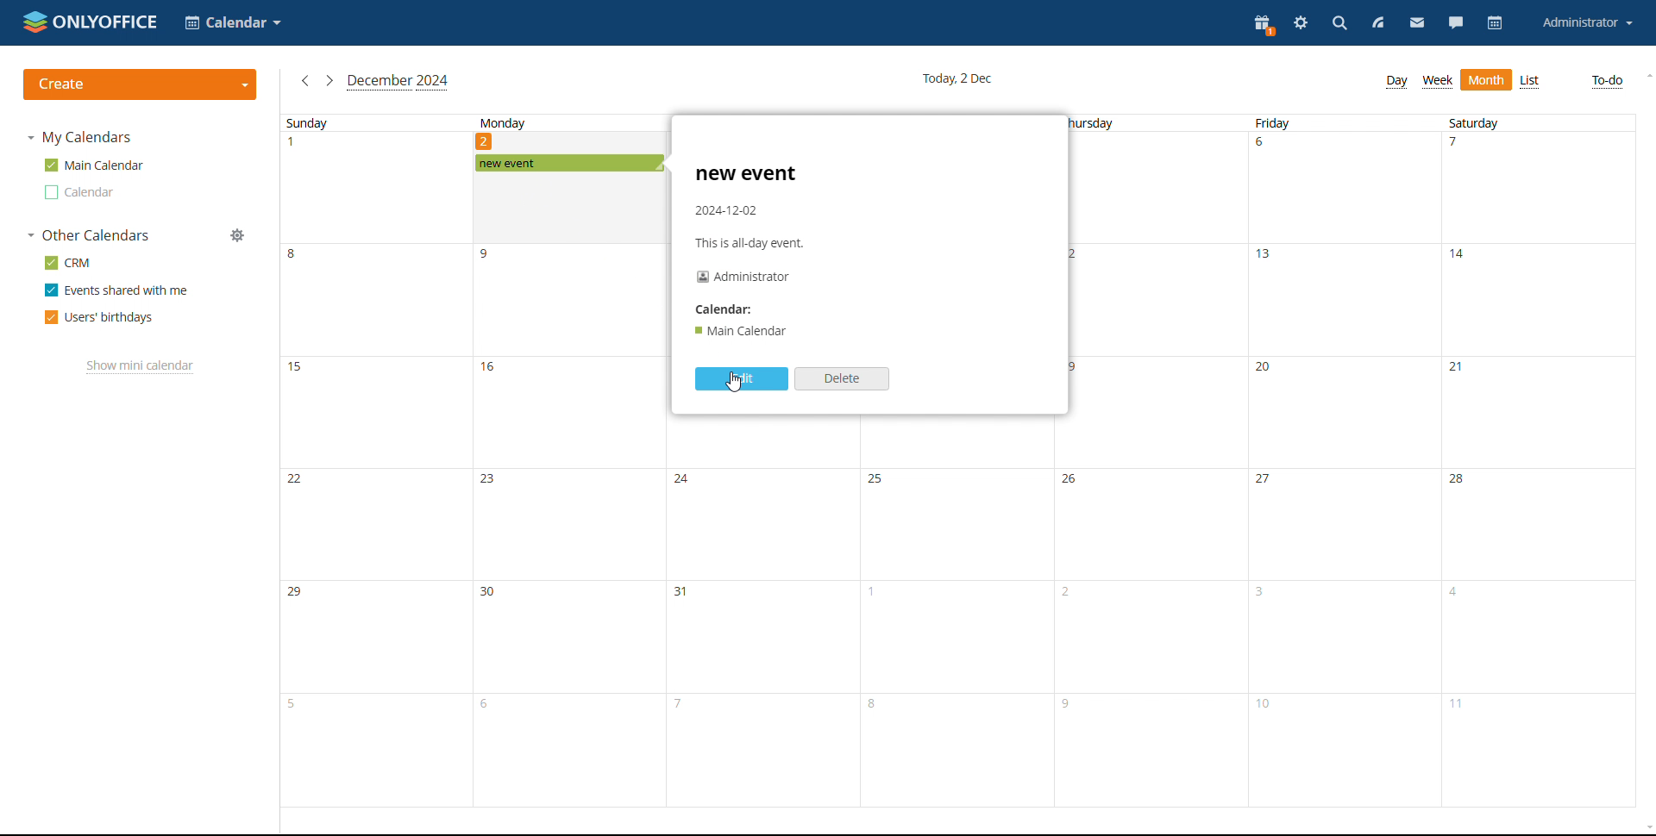 The image size is (1656, 836). I want to click on monday, so click(568, 491).